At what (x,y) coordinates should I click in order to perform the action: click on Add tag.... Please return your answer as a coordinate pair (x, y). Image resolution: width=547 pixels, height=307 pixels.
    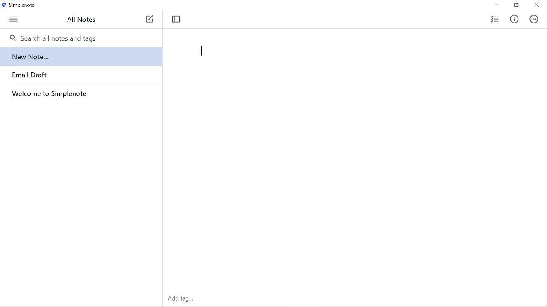
    Looking at the image, I should click on (181, 299).